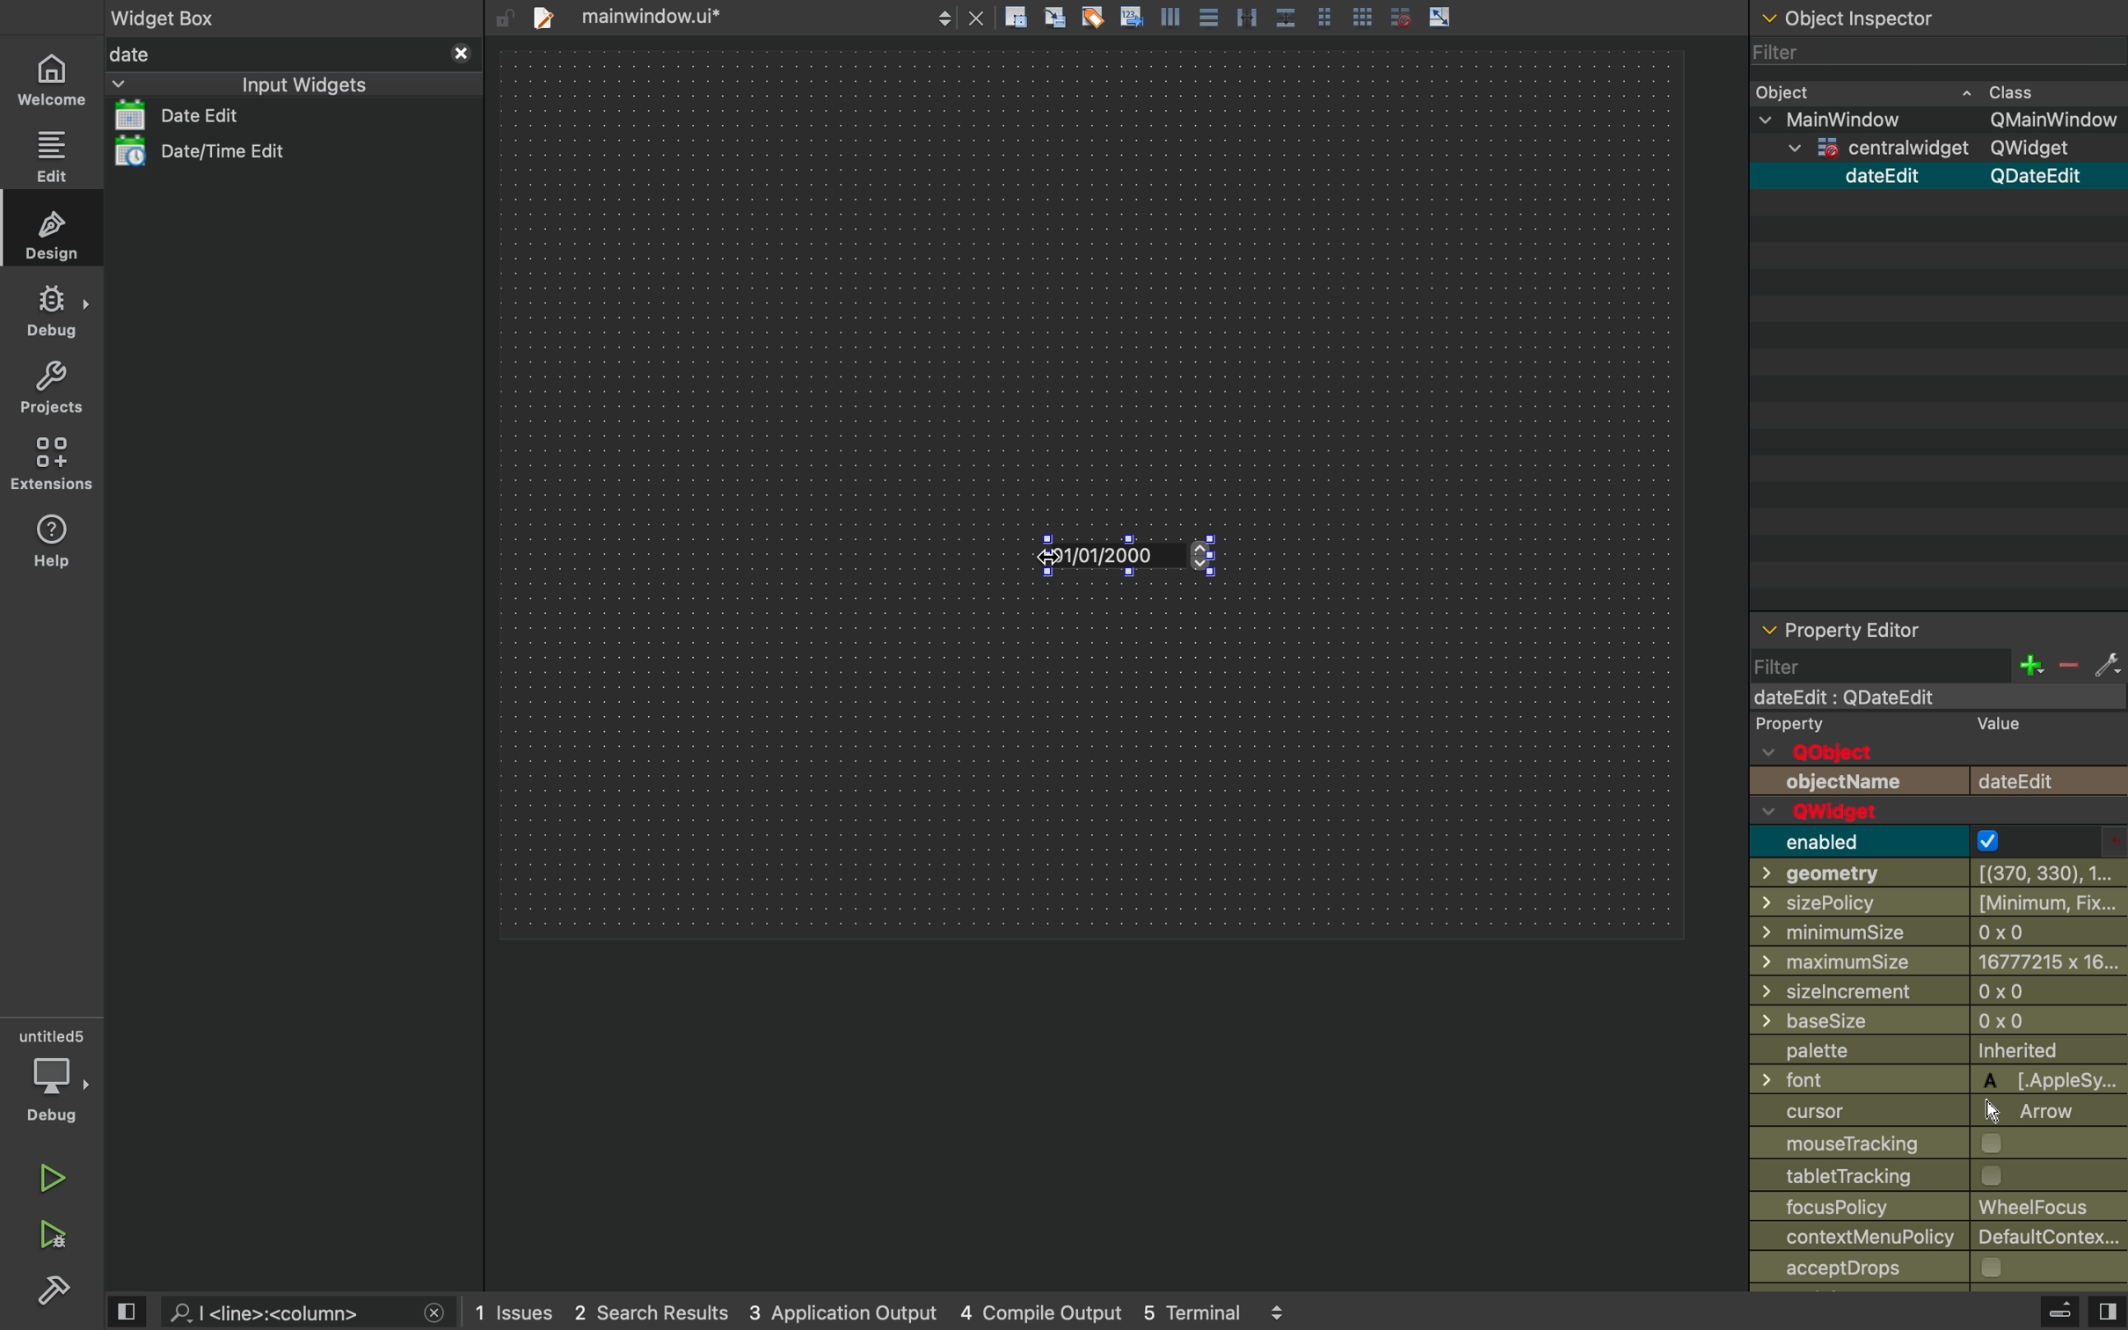 The image size is (2128, 1330). What do you see at coordinates (1899, 724) in the screenshot?
I see `property` at bounding box center [1899, 724].